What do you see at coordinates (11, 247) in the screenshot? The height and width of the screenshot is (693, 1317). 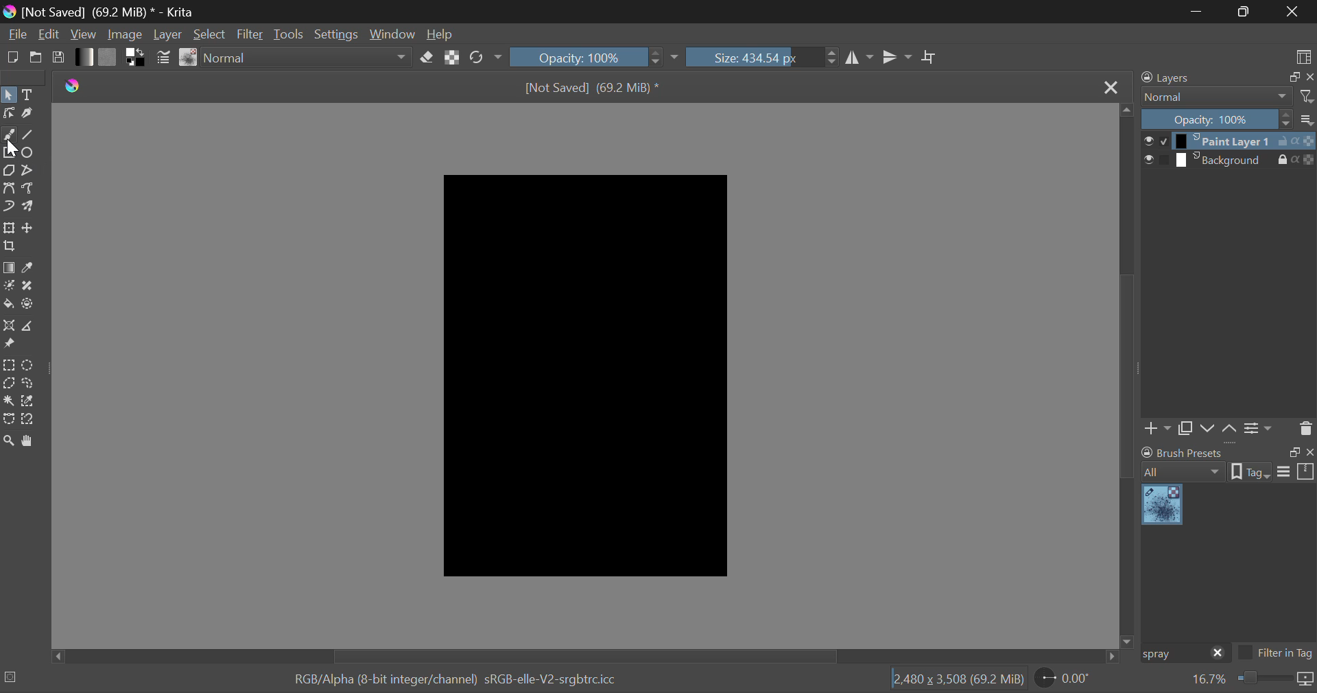 I see `Crop Layer` at bounding box center [11, 247].